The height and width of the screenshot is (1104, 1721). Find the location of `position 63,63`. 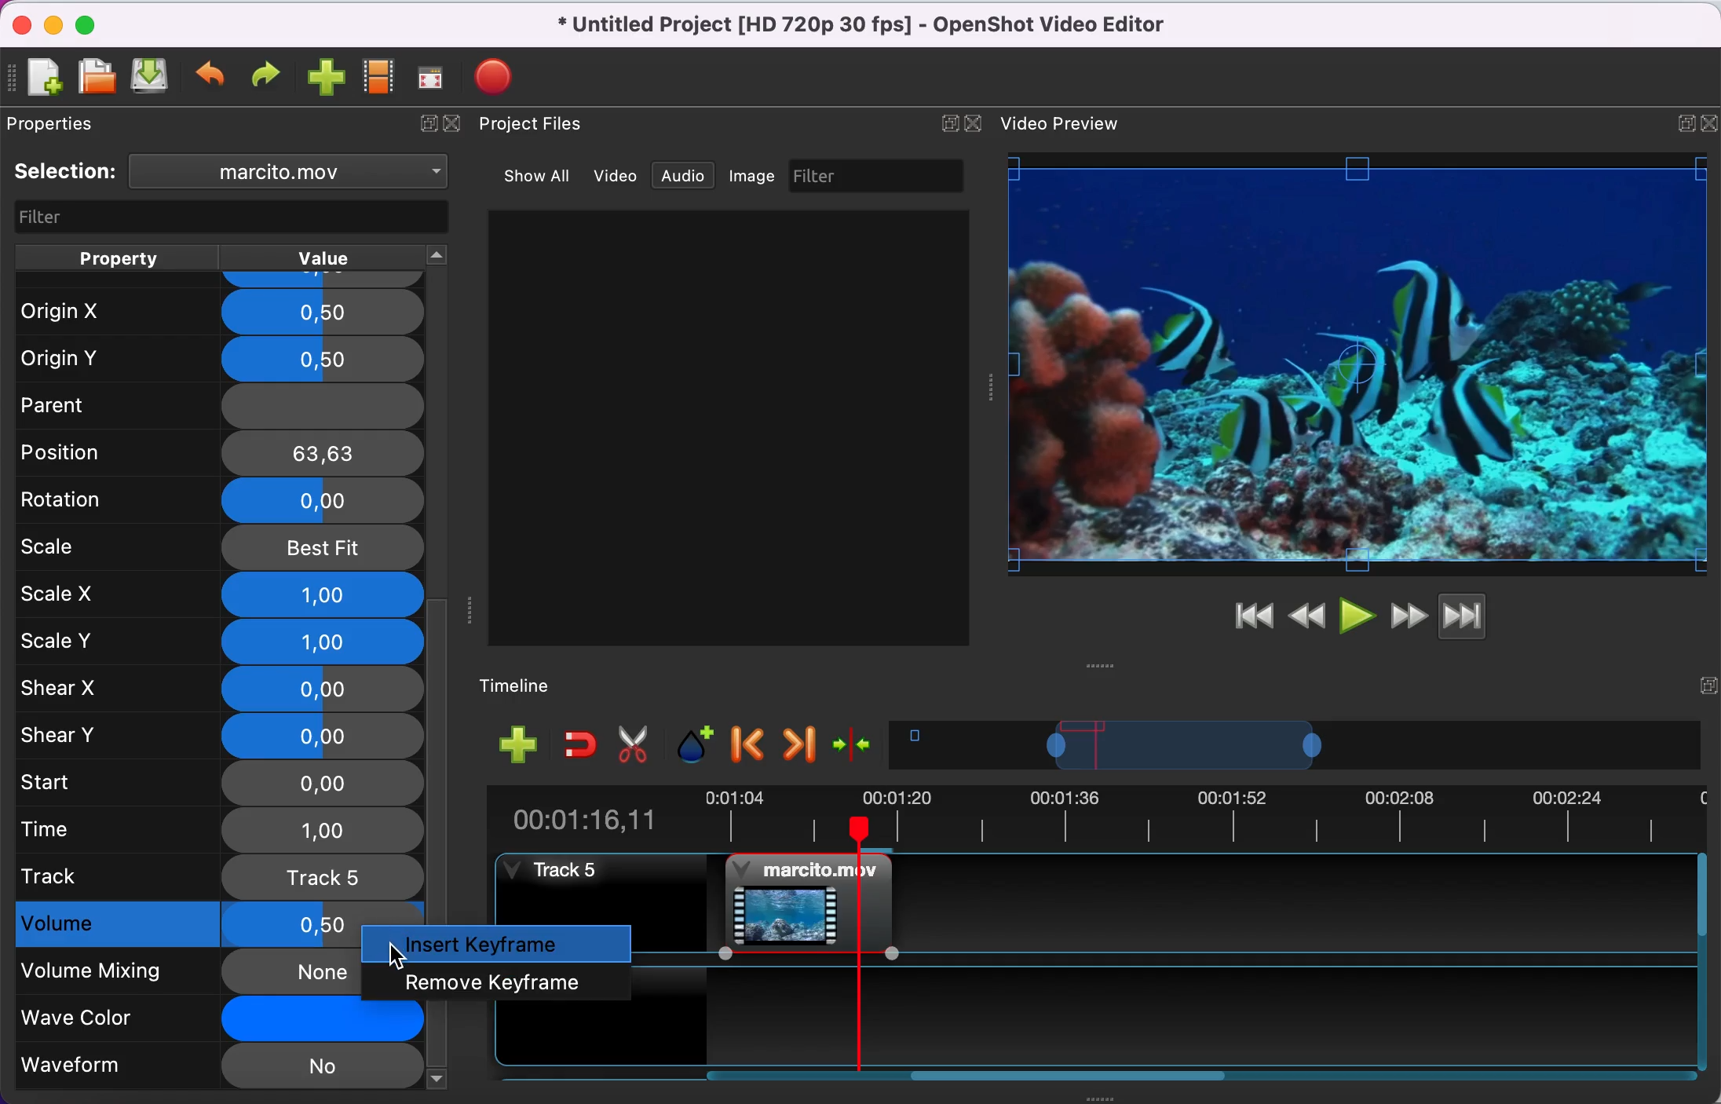

position 63,63 is located at coordinates (223, 452).